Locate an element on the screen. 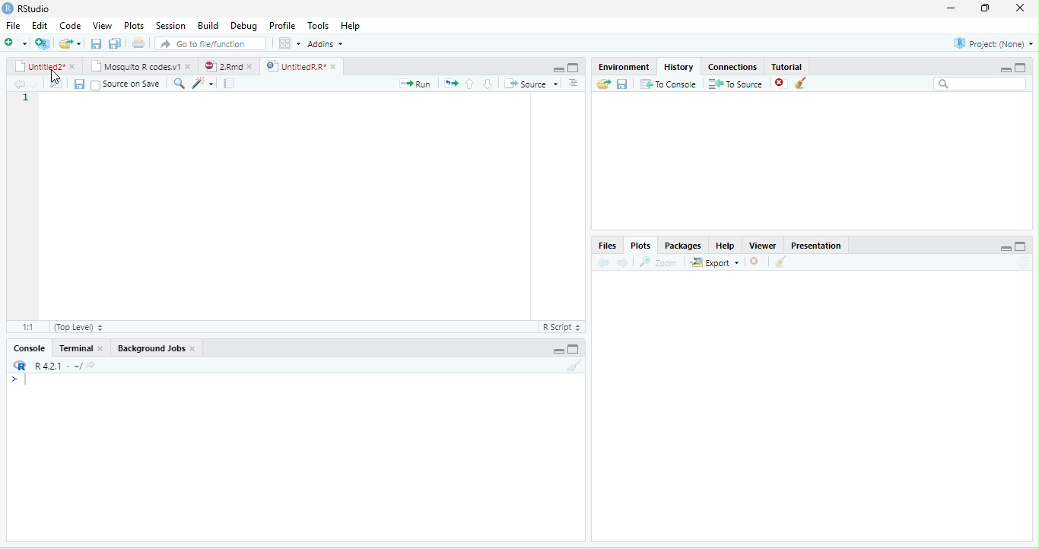 This screenshot has height=549, width=1039.  is located at coordinates (580, 83).